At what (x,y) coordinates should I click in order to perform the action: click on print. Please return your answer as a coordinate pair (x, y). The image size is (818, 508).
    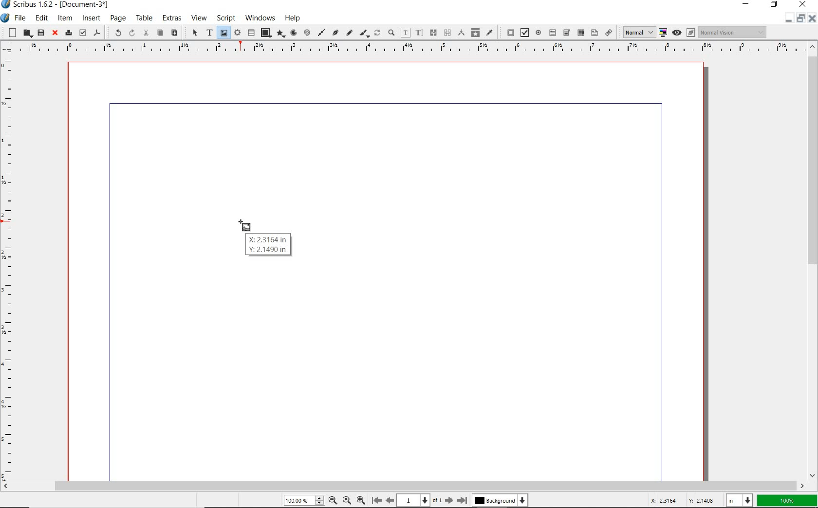
    Looking at the image, I should click on (69, 33).